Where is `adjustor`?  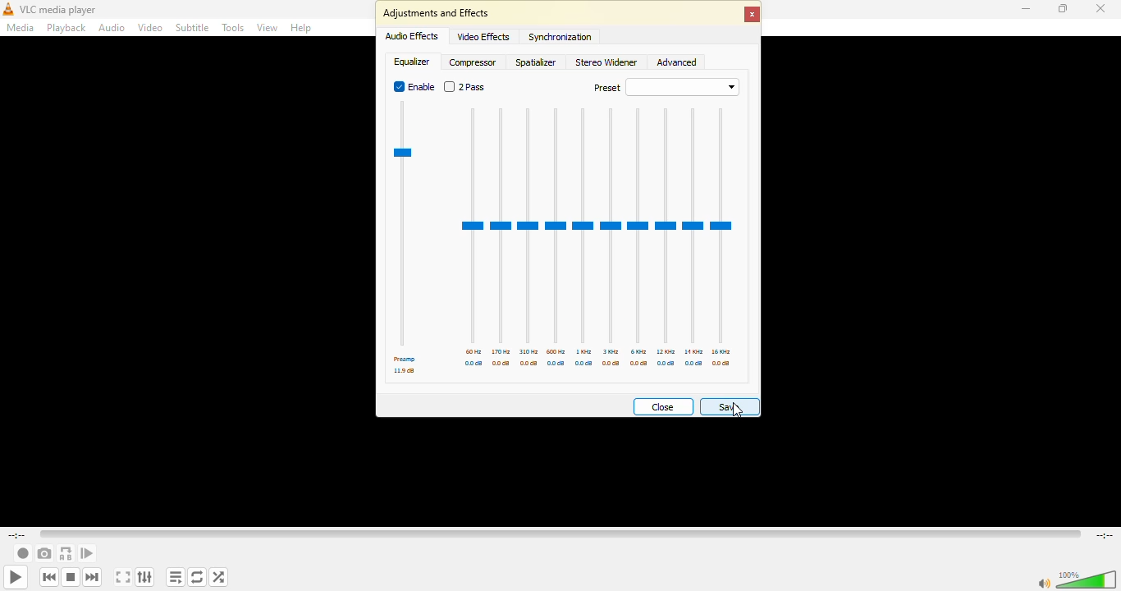 adjustor is located at coordinates (473, 227).